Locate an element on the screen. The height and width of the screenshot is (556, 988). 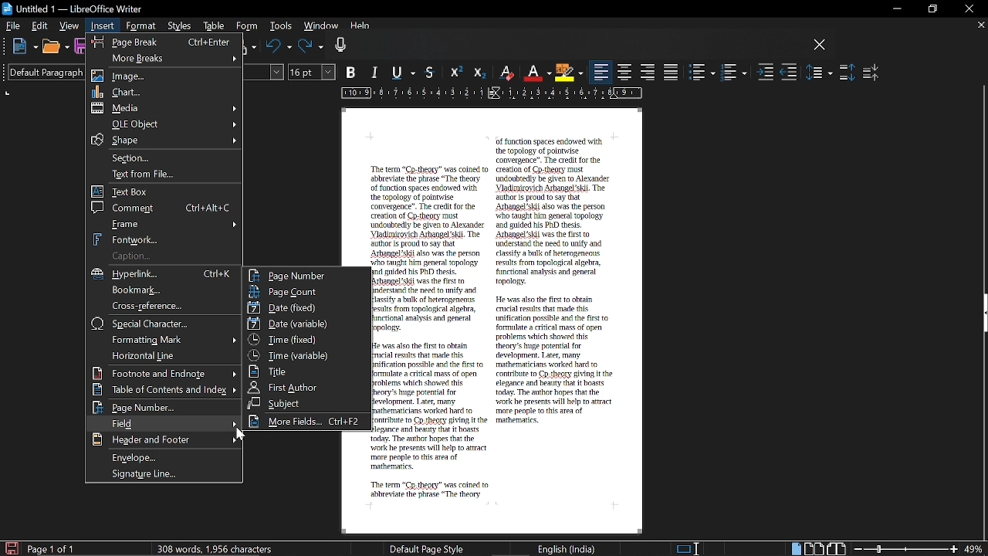
Find is located at coordinates (161, 423).